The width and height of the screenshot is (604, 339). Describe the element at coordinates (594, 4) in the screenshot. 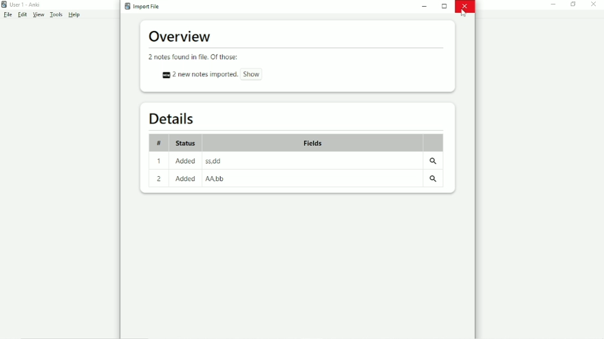

I see `Close` at that location.